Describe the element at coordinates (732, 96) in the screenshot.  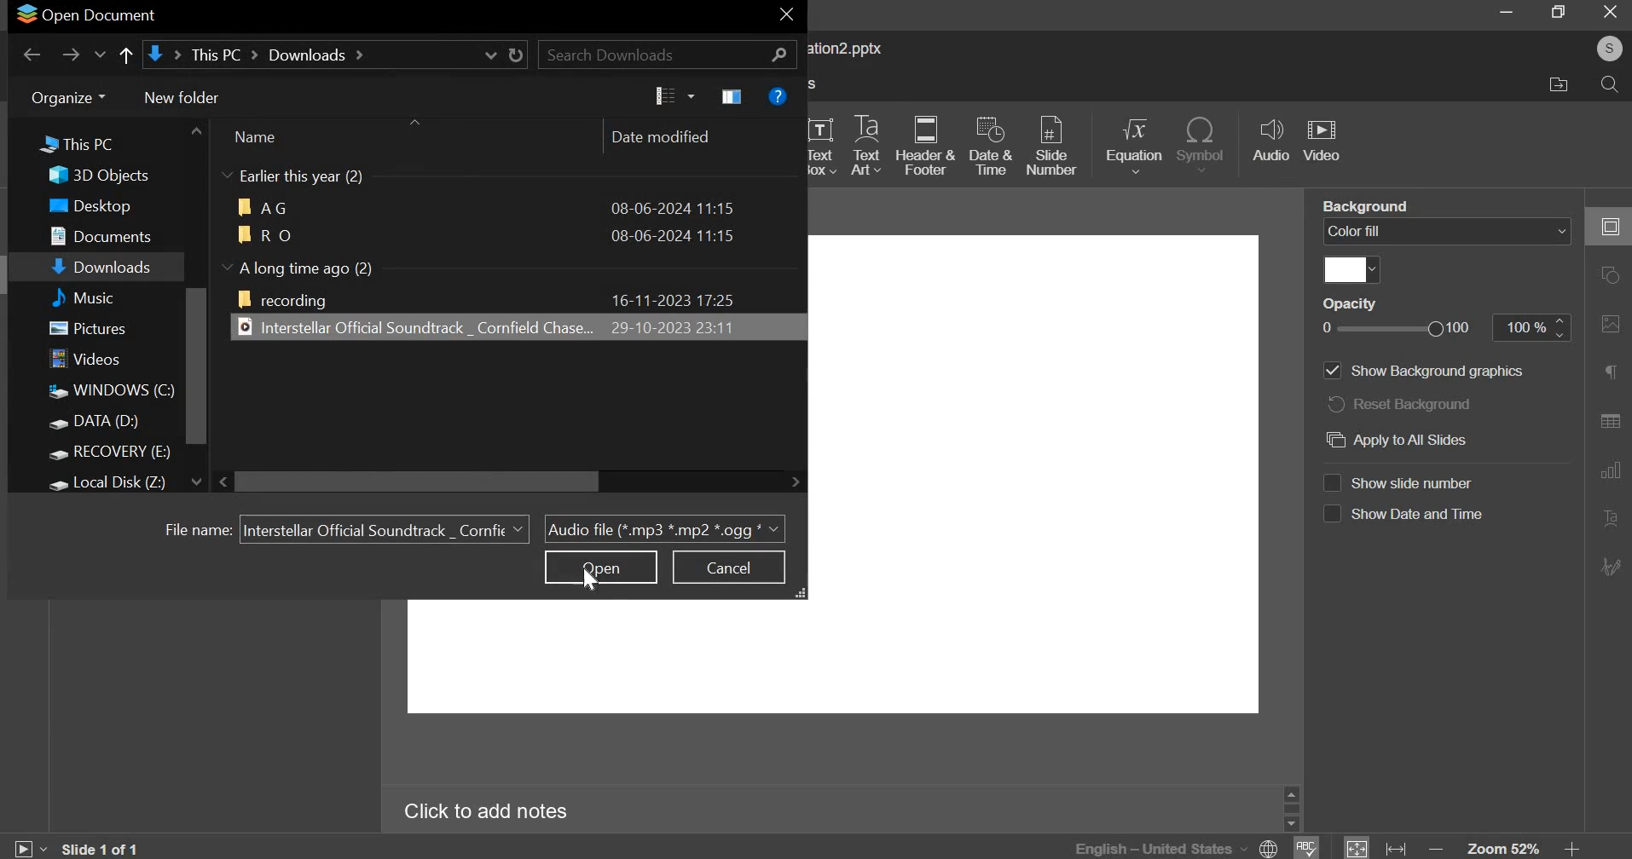
I see `show the preview pane` at that location.